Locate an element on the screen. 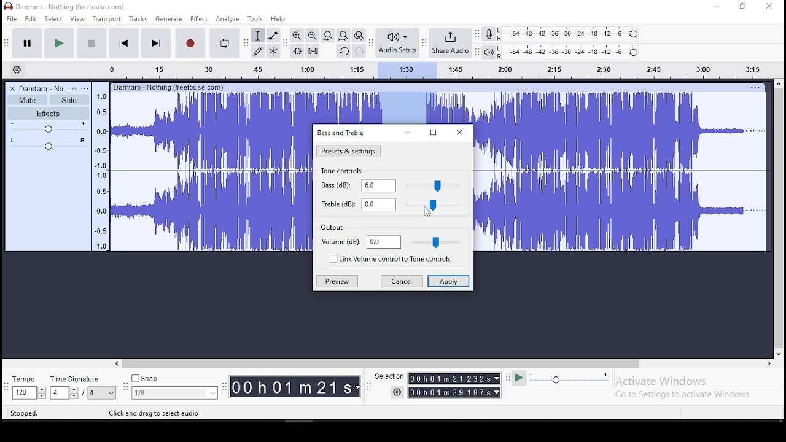  control is located at coordinates (434, 186).